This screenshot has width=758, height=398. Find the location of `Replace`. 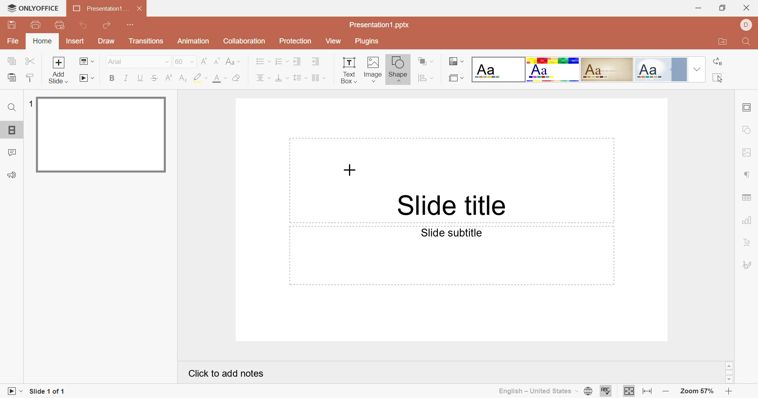

Replace is located at coordinates (717, 61).